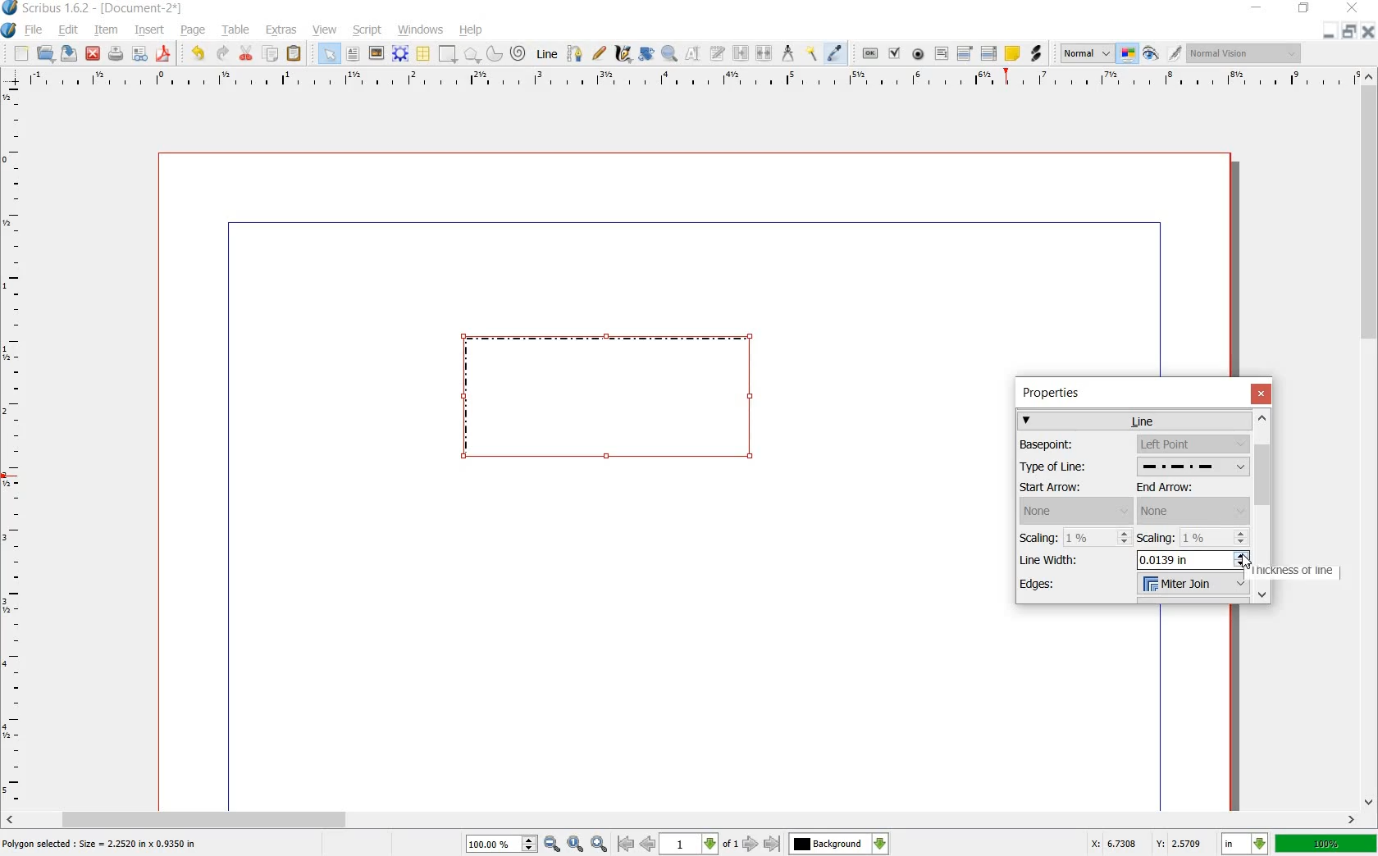  What do you see at coordinates (691, 80) in the screenshot?
I see `RULER` at bounding box center [691, 80].